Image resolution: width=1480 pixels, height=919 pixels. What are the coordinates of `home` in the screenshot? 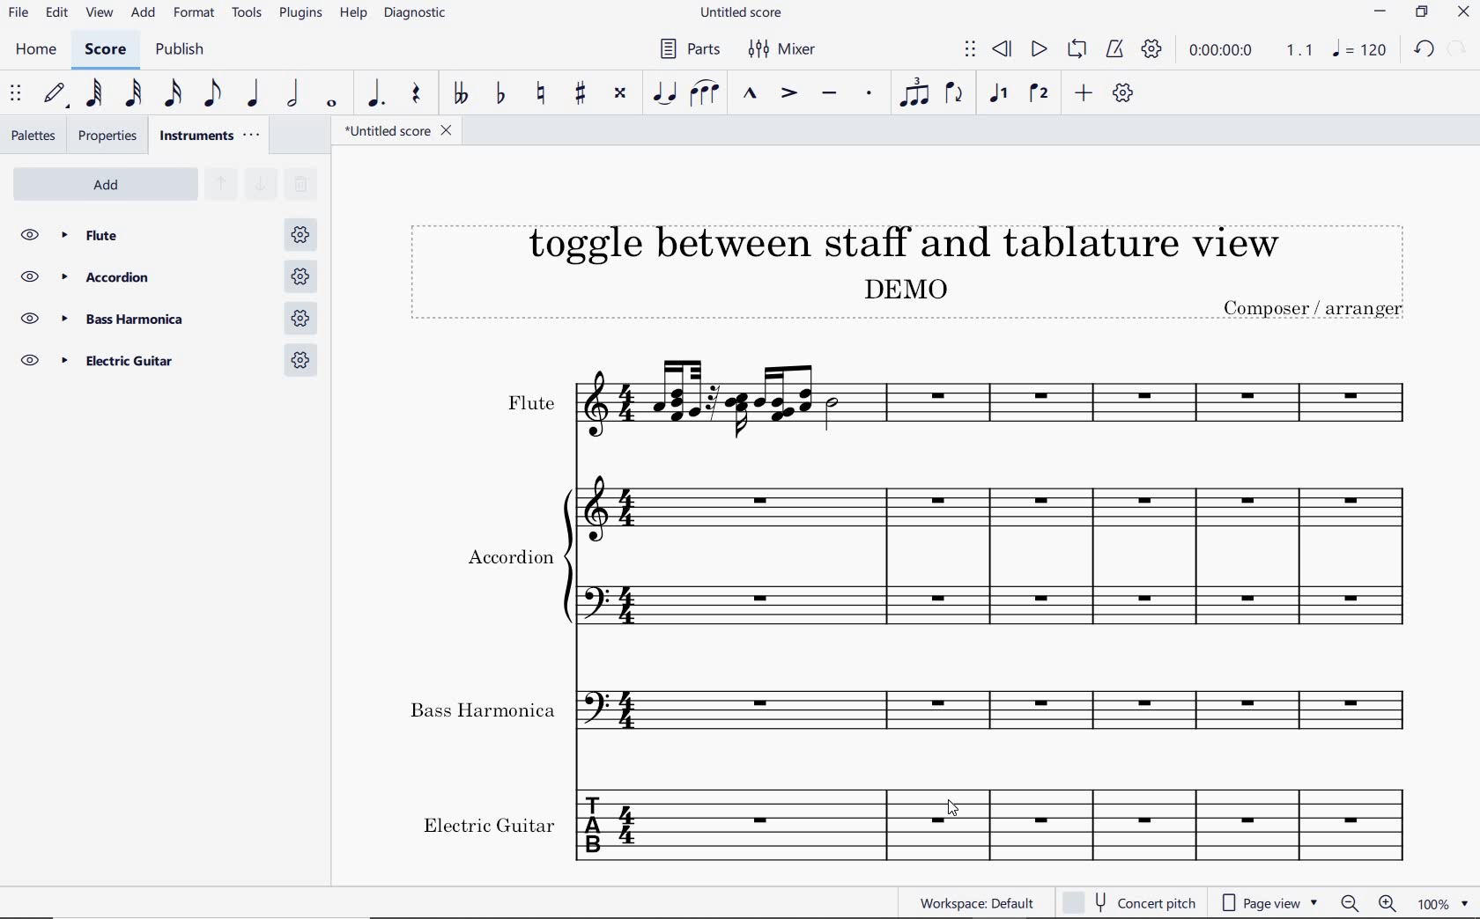 It's located at (36, 50).